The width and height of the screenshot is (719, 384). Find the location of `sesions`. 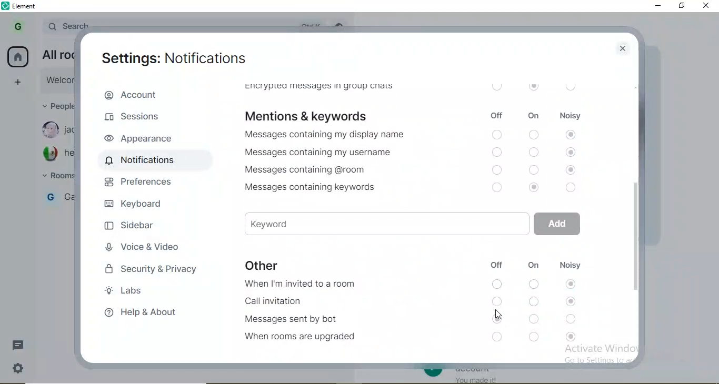

sesions is located at coordinates (138, 119).